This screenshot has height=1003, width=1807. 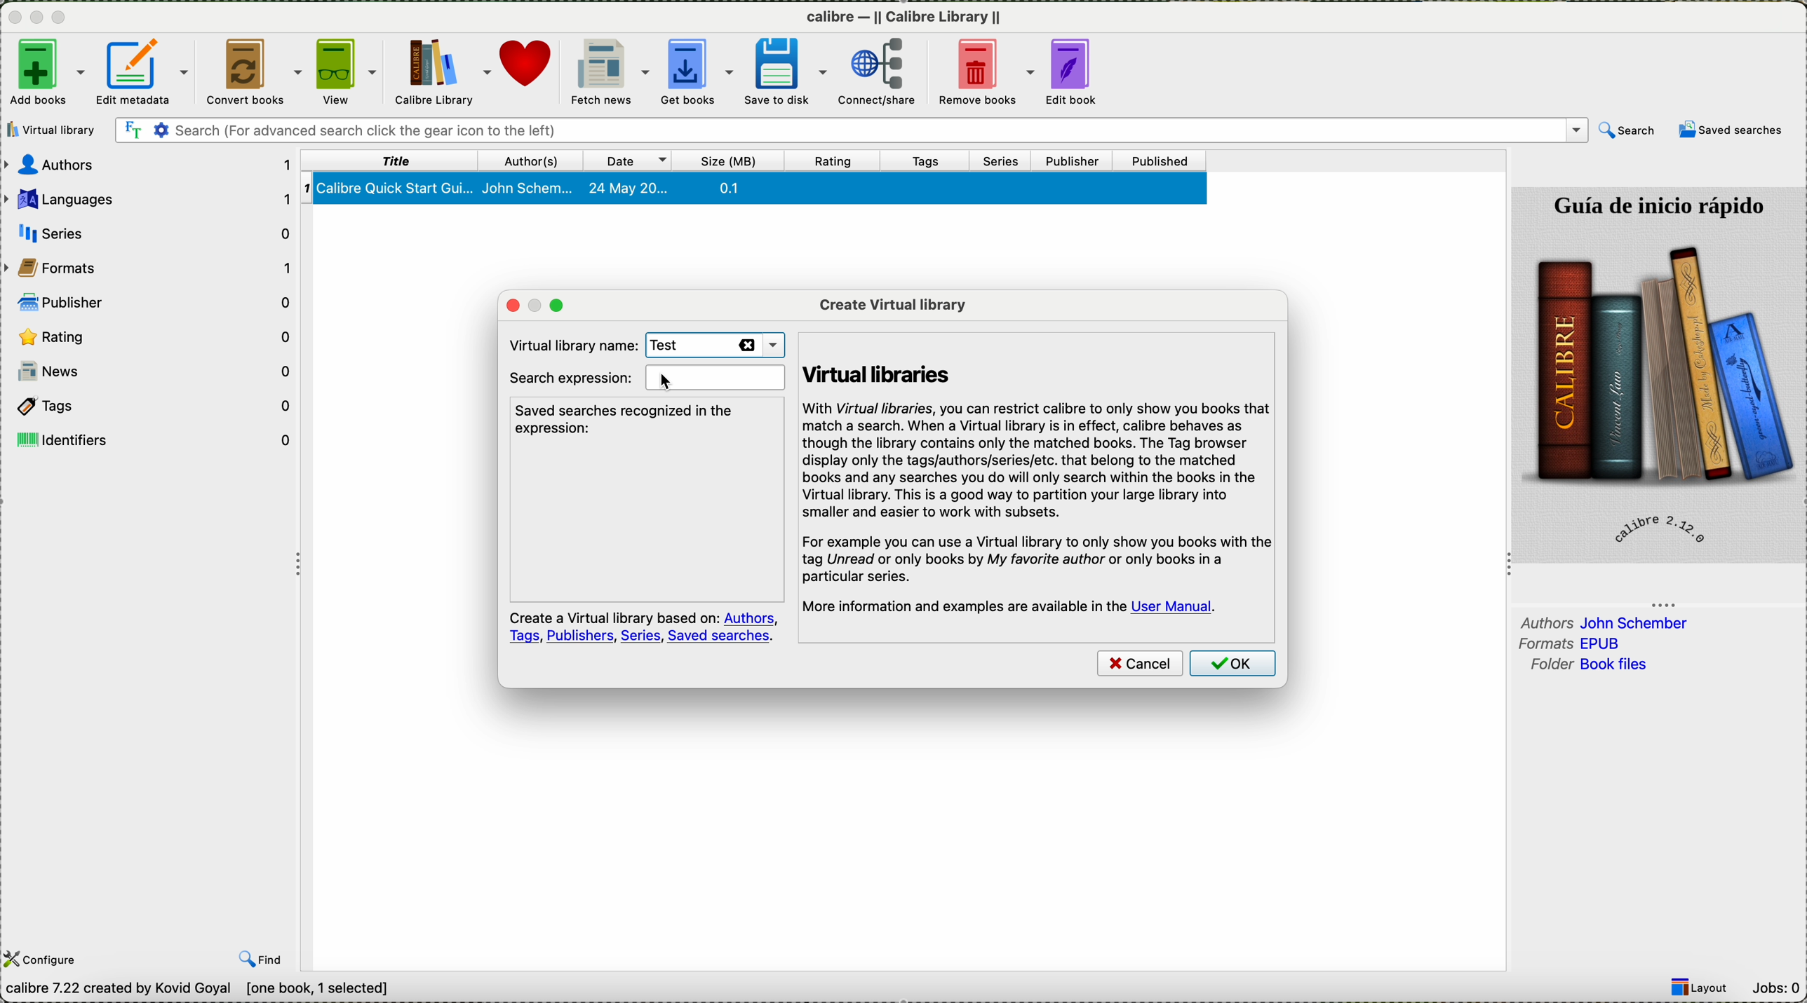 What do you see at coordinates (154, 336) in the screenshot?
I see `rating` at bounding box center [154, 336].